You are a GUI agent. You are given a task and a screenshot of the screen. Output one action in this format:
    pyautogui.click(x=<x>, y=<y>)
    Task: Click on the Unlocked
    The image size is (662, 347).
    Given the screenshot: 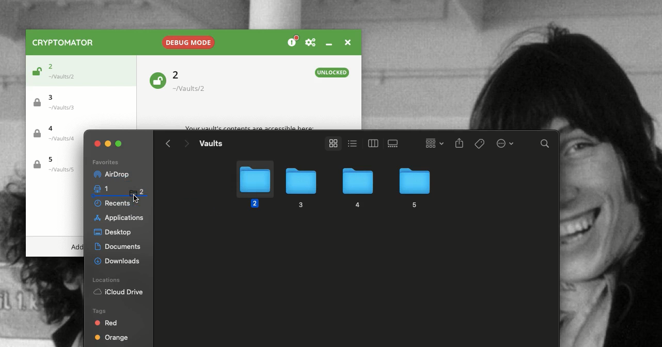 What is the action you would take?
    pyautogui.click(x=35, y=73)
    